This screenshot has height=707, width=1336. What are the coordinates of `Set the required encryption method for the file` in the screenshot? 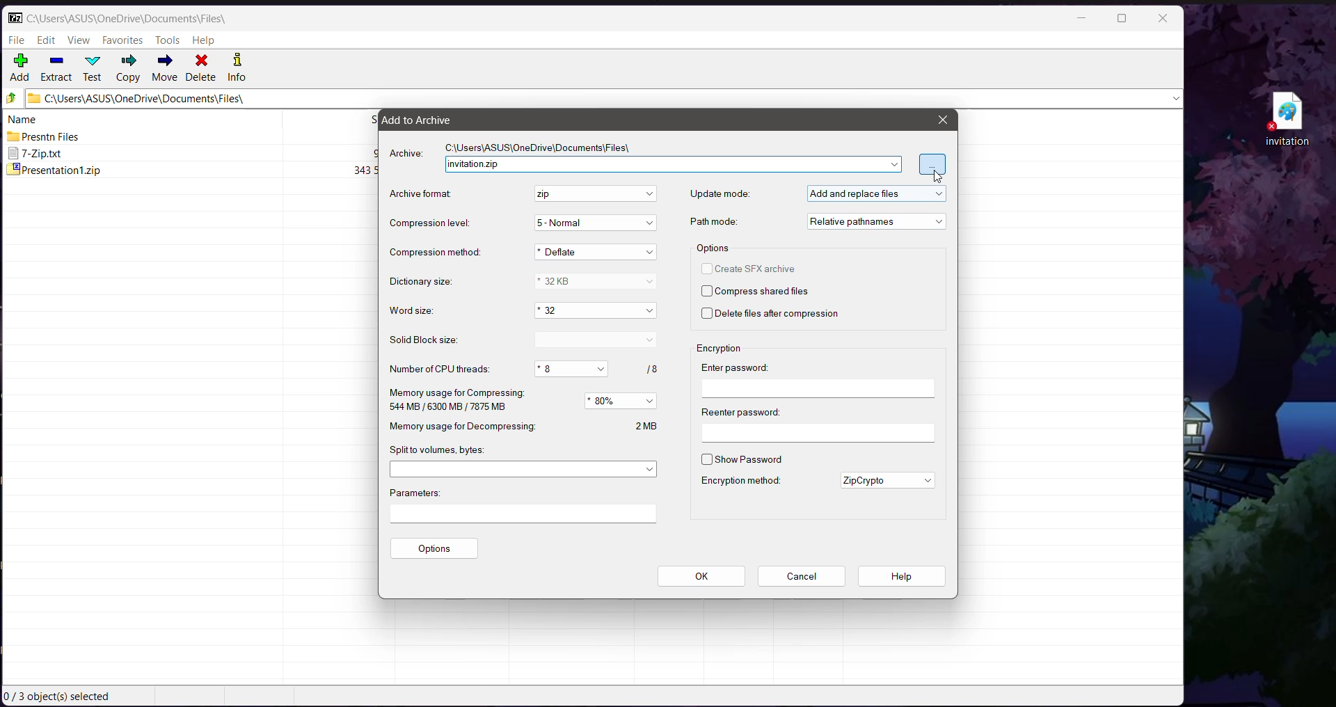 It's located at (887, 479).